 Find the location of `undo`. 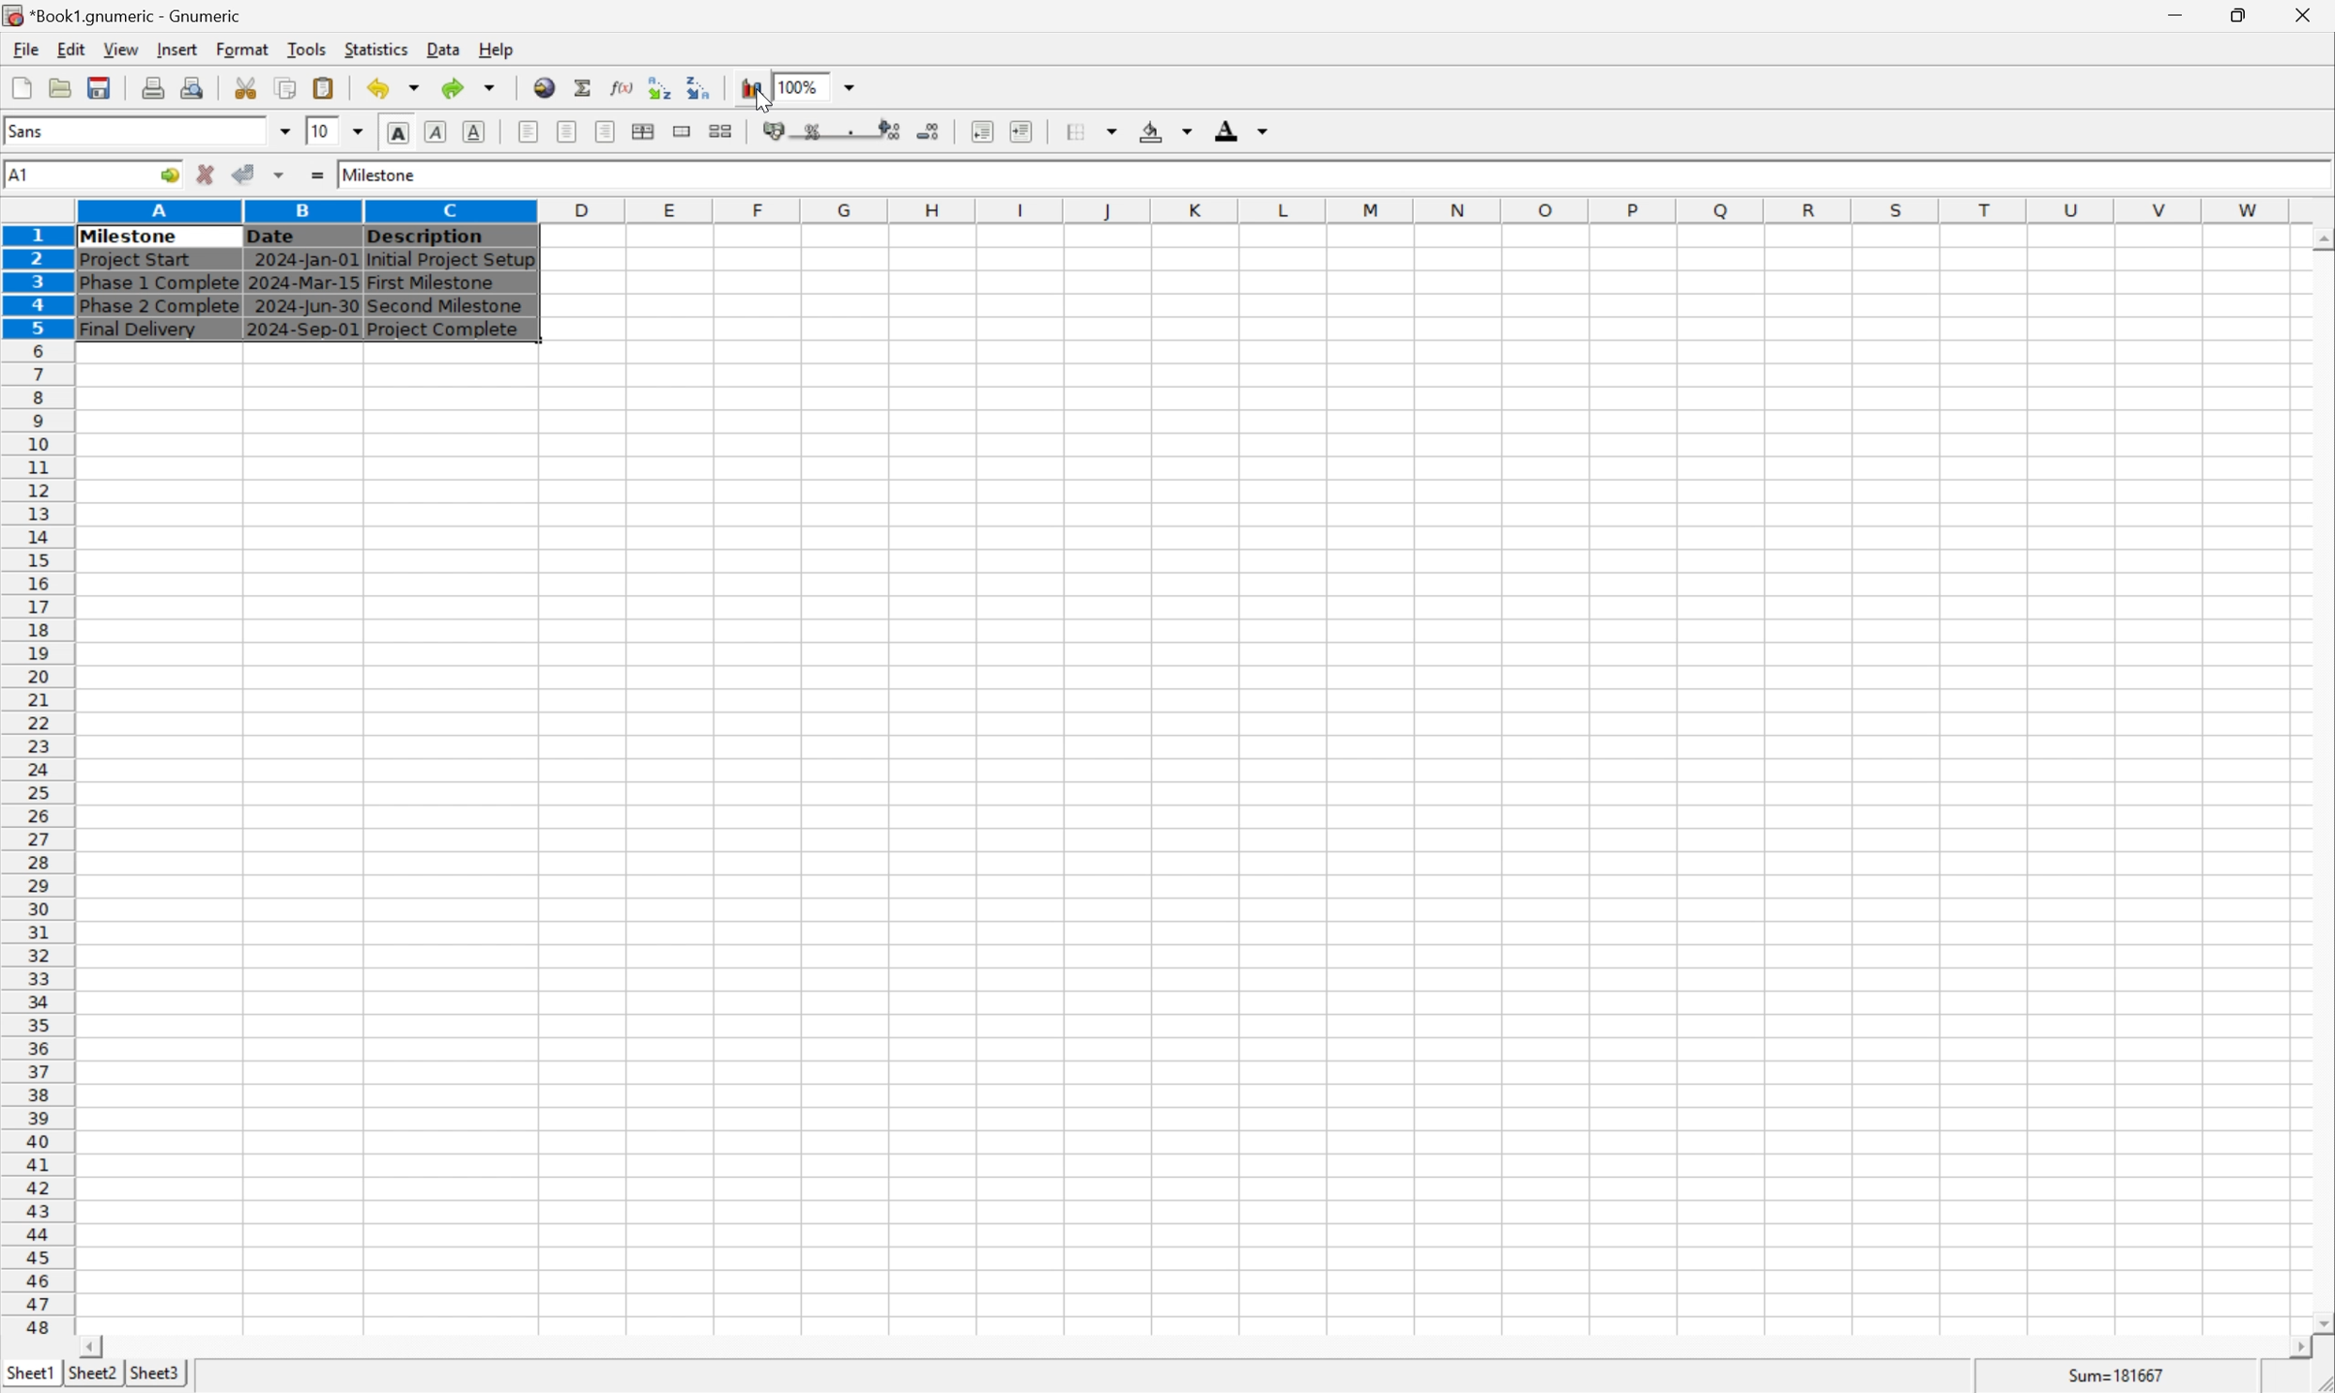

undo is located at coordinates (398, 89).